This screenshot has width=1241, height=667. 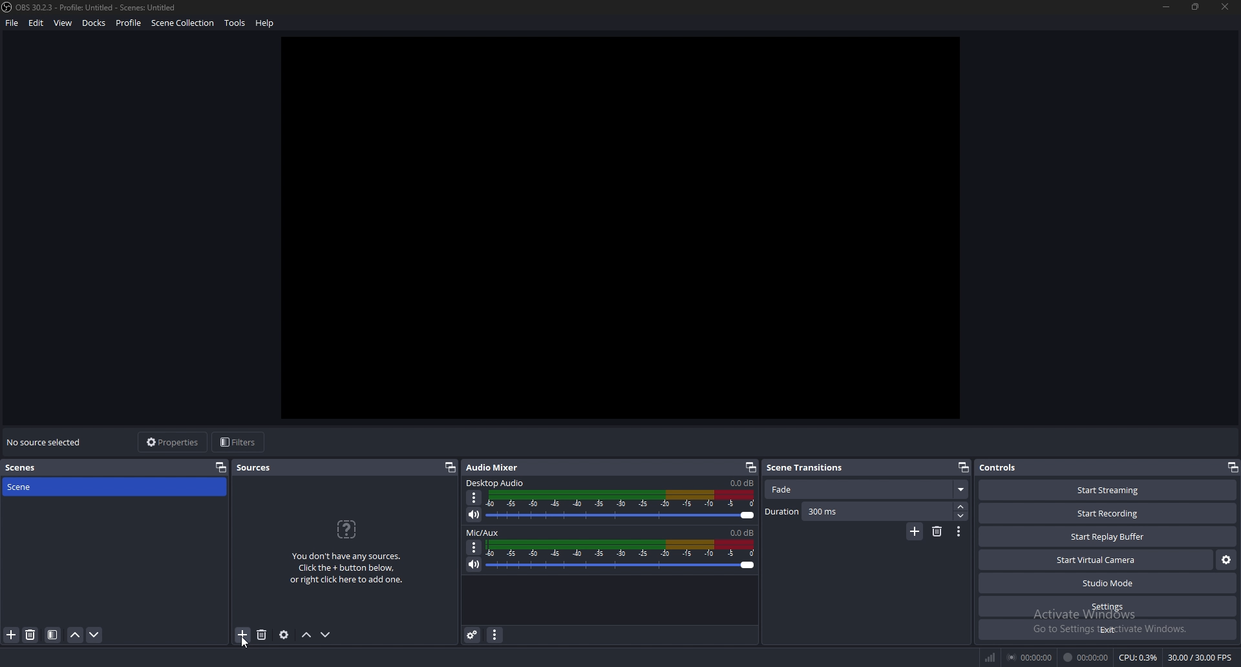 What do you see at coordinates (185, 23) in the screenshot?
I see `scene collection` at bounding box center [185, 23].